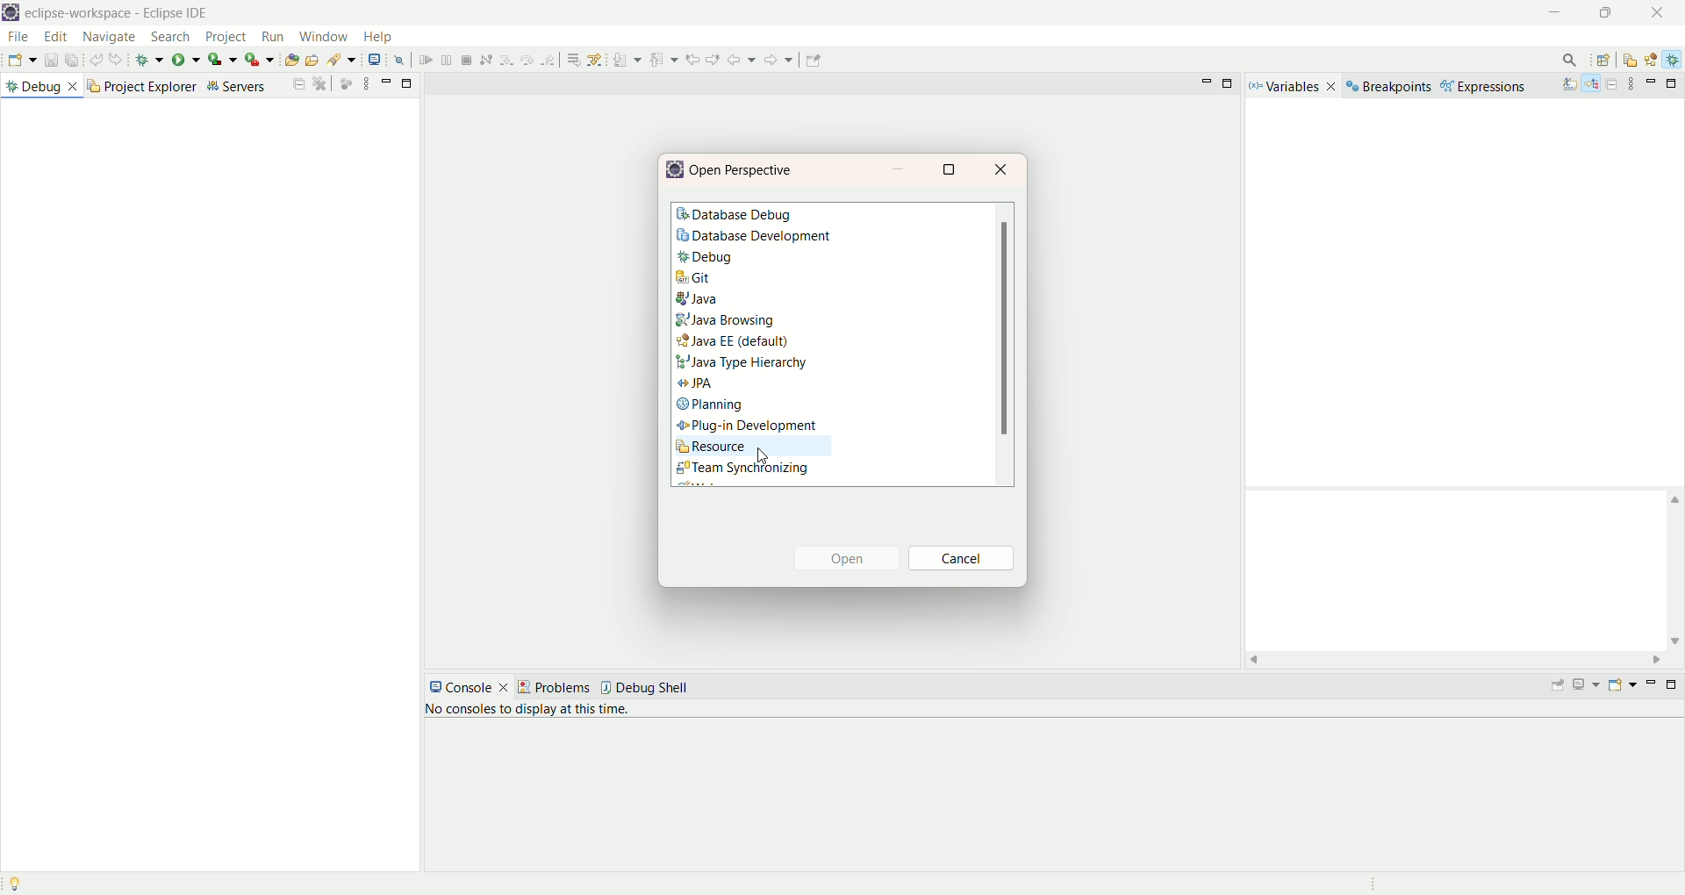  What do you see at coordinates (1674, 60) in the screenshot?
I see `debug` at bounding box center [1674, 60].